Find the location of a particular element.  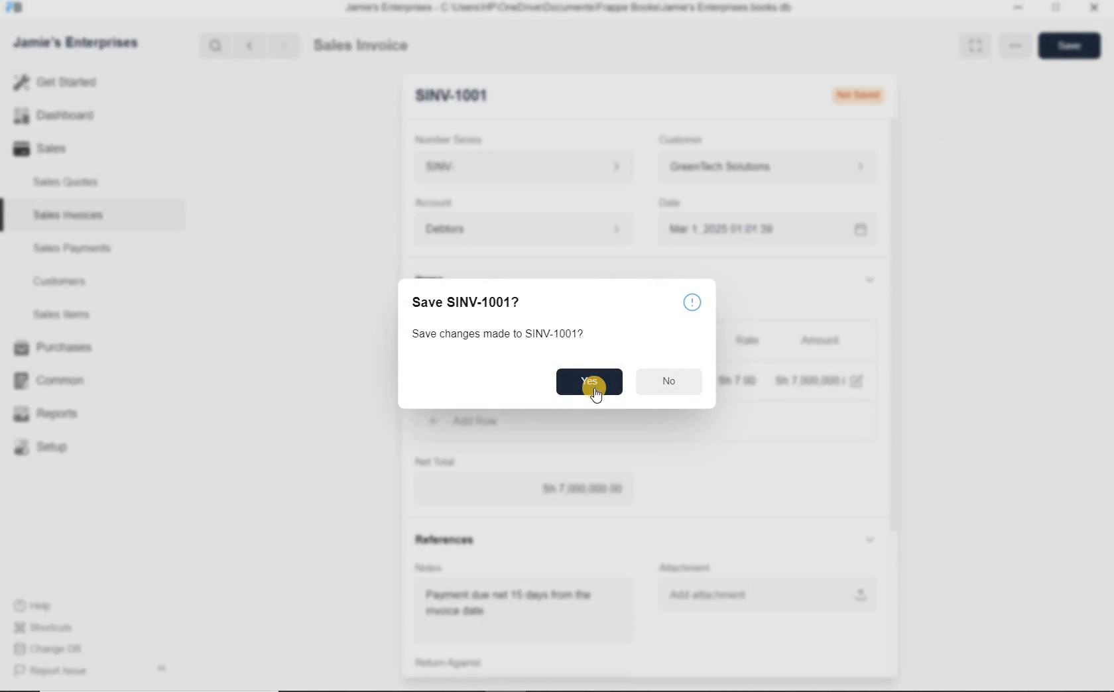

Save changes made to SINV-1001? is located at coordinates (530, 335).